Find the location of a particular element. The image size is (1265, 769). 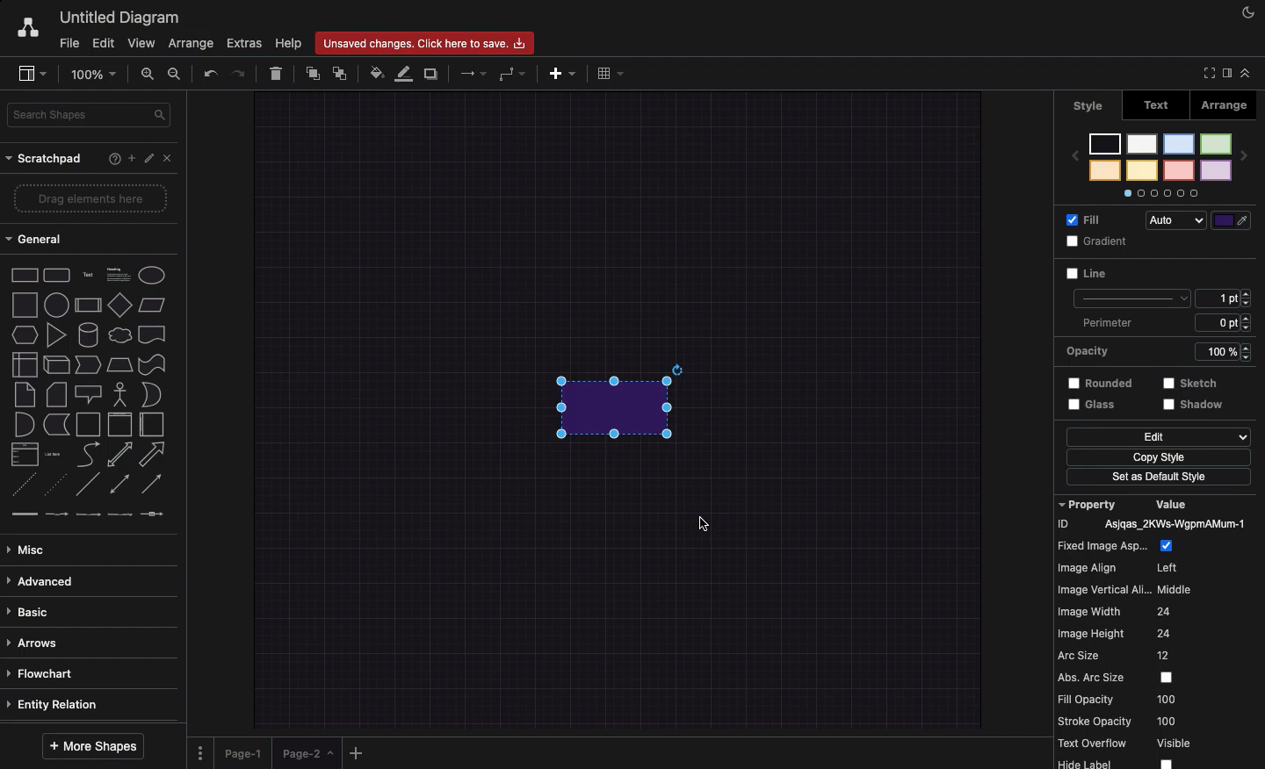

data storage is located at coordinates (55, 424).